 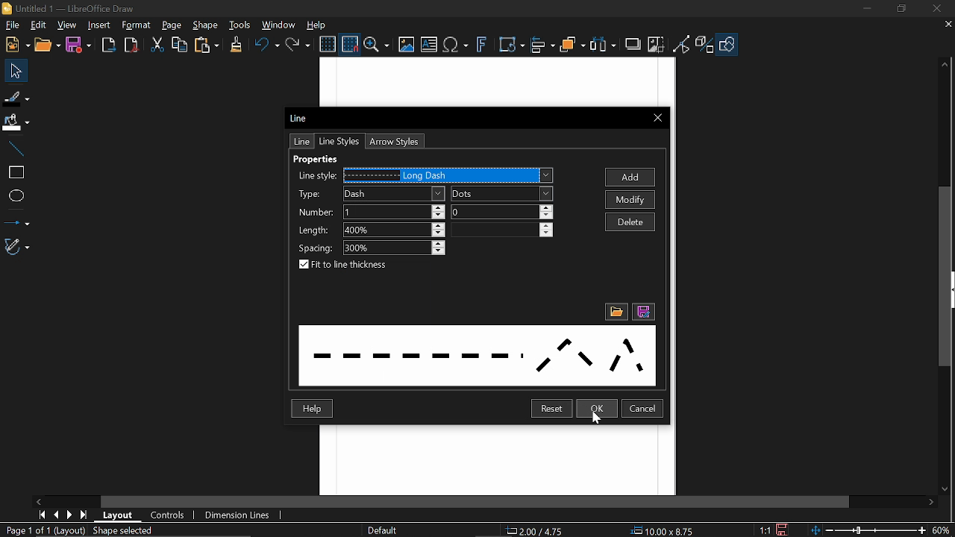 What do you see at coordinates (238, 515) in the screenshot?
I see `Dimension lines` at bounding box center [238, 515].